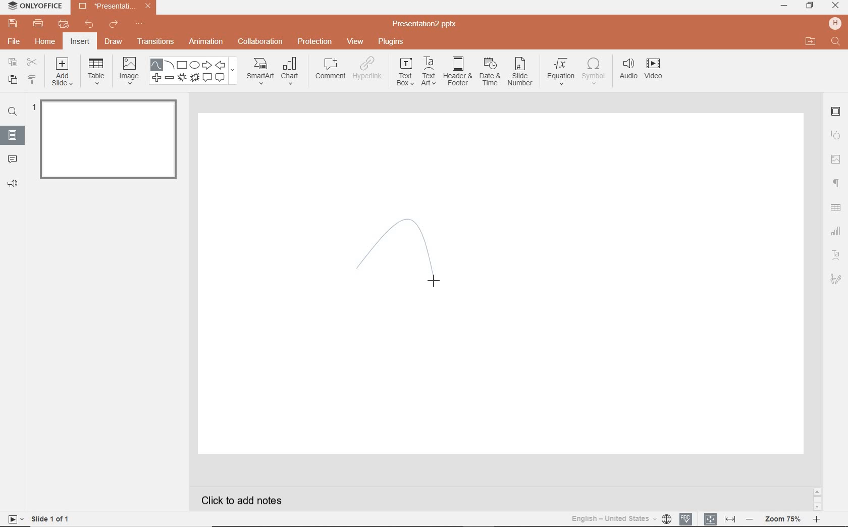  What do you see at coordinates (394, 257) in the screenshot?
I see `drawing curve` at bounding box center [394, 257].